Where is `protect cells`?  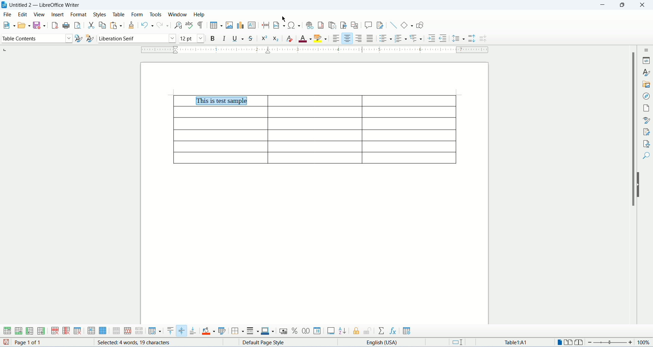 protect cells is located at coordinates (357, 331).